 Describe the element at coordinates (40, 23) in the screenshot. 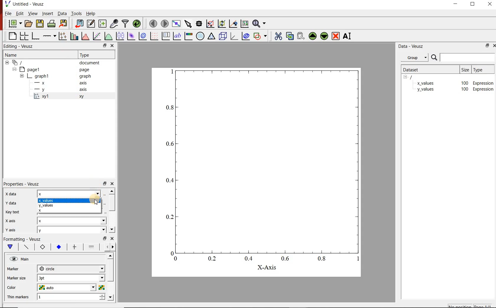

I see `save` at that location.